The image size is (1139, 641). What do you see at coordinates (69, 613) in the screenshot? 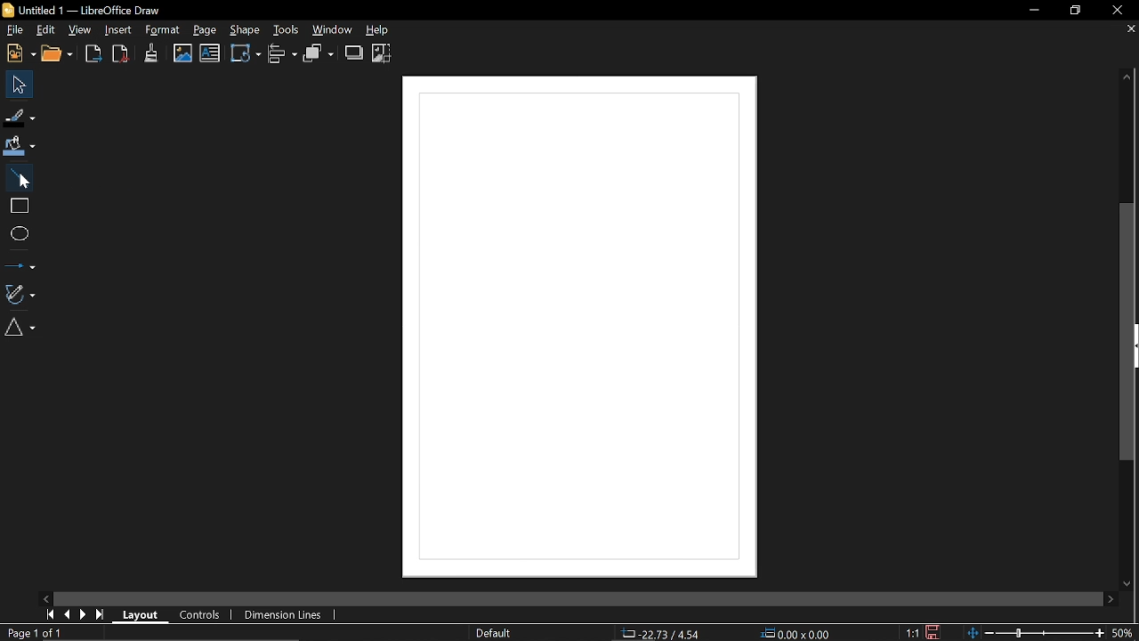
I see `Previous page` at bounding box center [69, 613].